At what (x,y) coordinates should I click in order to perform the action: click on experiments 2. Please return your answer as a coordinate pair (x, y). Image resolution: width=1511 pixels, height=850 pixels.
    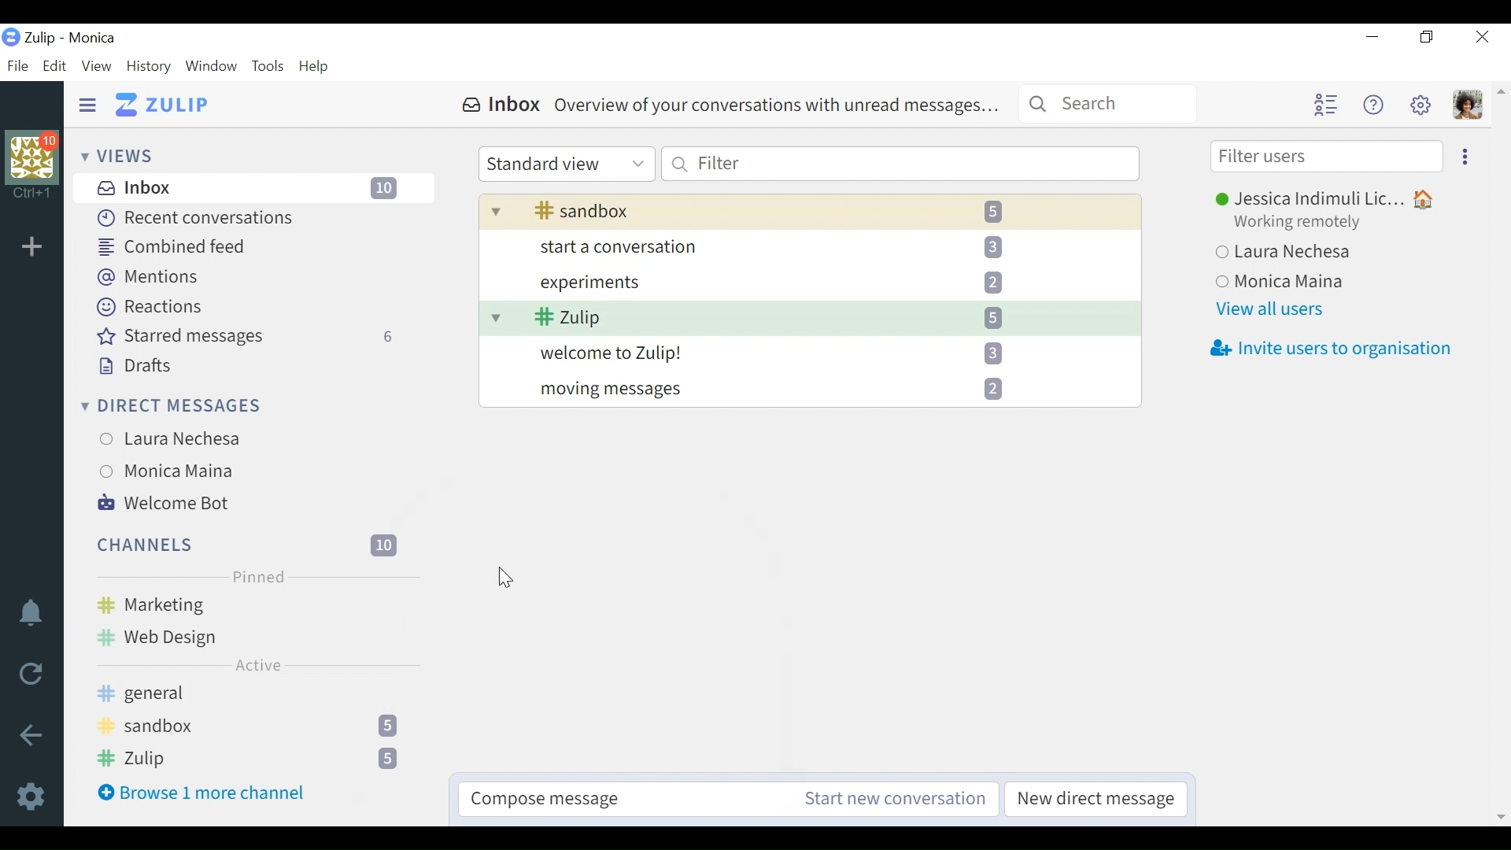
    Looking at the image, I should click on (810, 280).